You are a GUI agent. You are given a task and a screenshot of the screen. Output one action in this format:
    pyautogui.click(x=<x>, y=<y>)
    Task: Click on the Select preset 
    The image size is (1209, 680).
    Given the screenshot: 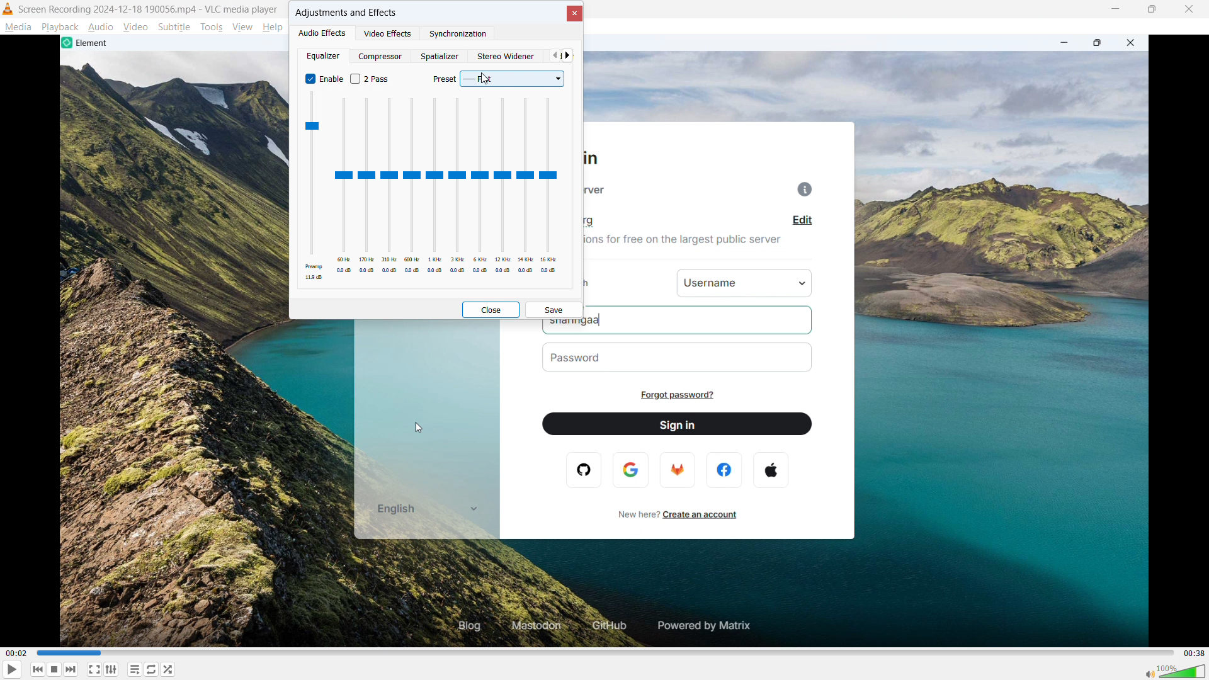 What is the action you would take?
    pyautogui.click(x=496, y=79)
    